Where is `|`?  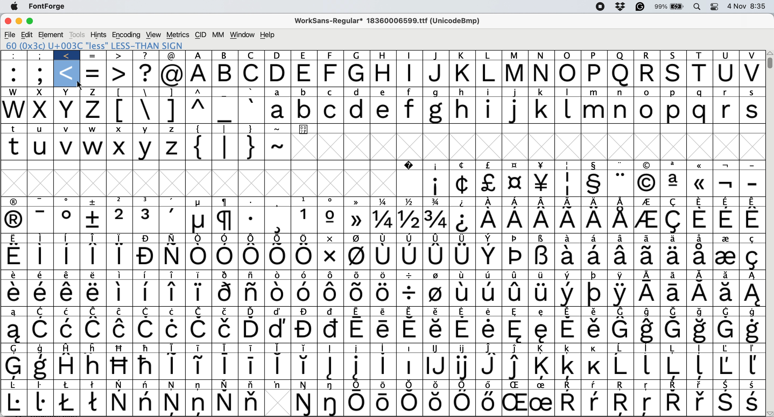 | is located at coordinates (227, 129).